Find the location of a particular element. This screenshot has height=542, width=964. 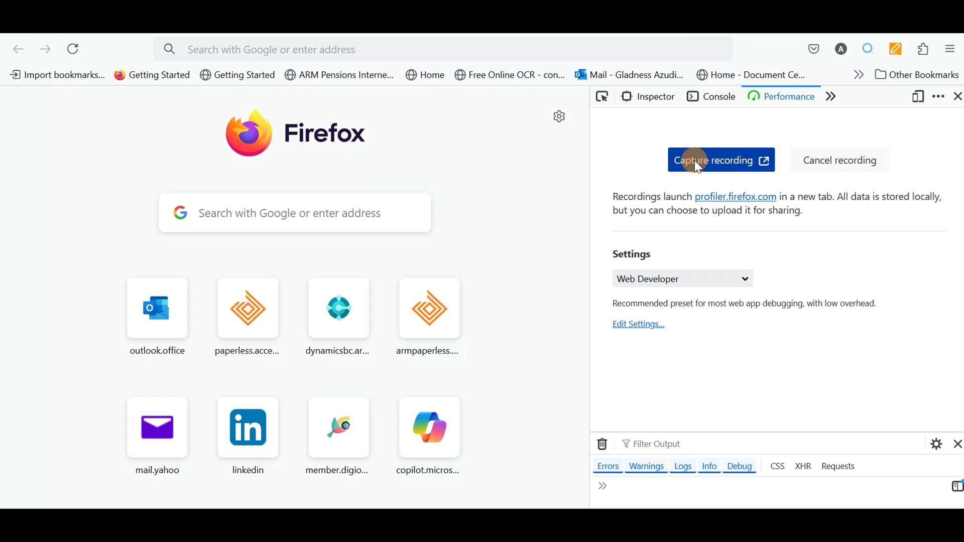

Open application menu is located at coordinates (952, 51).